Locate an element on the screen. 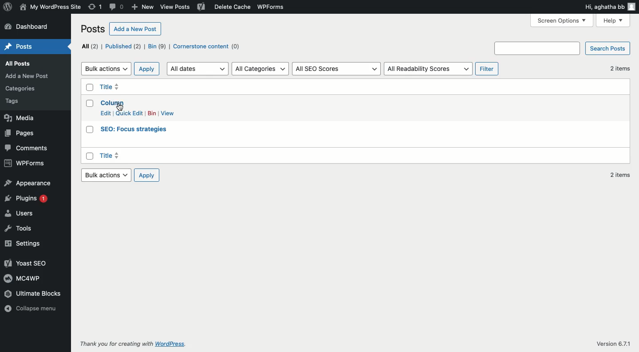  All is located at coordinates (89, 46).